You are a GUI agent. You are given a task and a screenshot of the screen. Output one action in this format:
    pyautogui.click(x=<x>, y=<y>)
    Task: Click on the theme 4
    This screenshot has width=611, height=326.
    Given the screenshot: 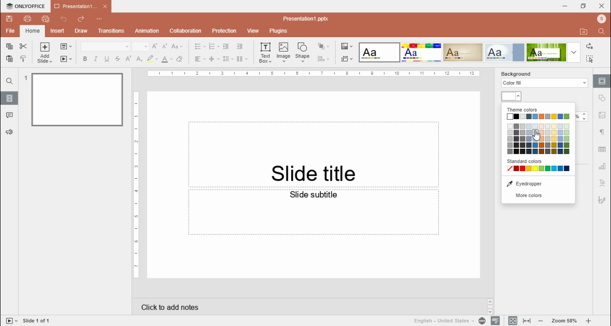 What is the action you would take?
    pyautogui.click(x=504, y=53)
    